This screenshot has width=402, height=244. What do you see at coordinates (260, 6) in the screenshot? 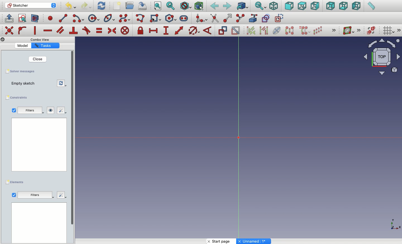
I see `Sync view` at bounding box center [260, 6].